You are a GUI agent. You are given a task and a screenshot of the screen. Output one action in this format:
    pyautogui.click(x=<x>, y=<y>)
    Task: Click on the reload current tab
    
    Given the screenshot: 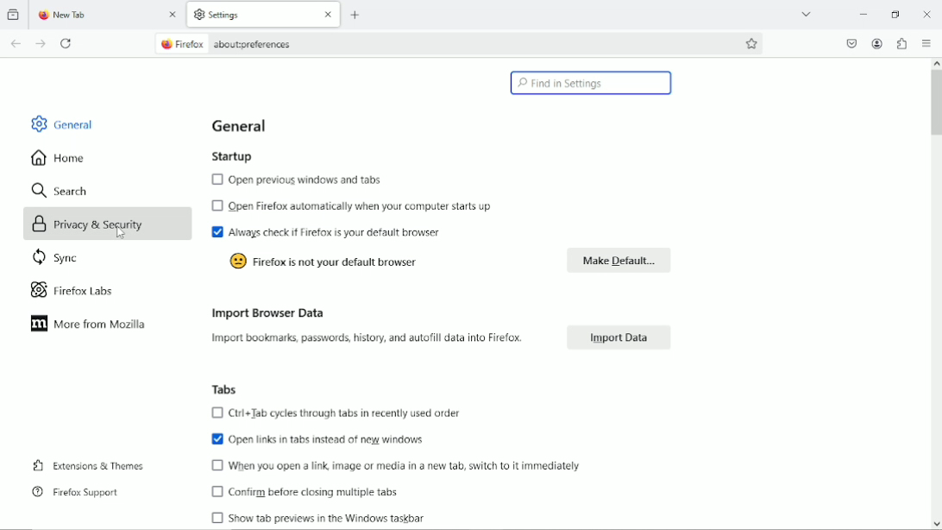 What is the action you would take?
    pyautogui.click(x=67, y=44)
    